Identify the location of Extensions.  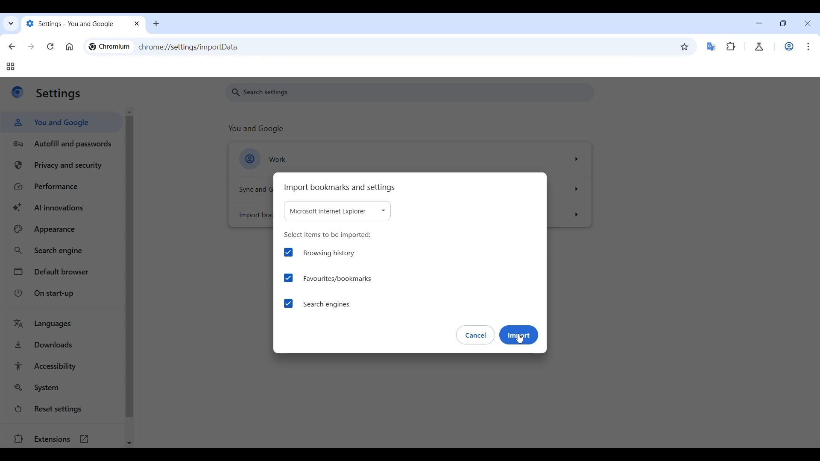
(62, 438).